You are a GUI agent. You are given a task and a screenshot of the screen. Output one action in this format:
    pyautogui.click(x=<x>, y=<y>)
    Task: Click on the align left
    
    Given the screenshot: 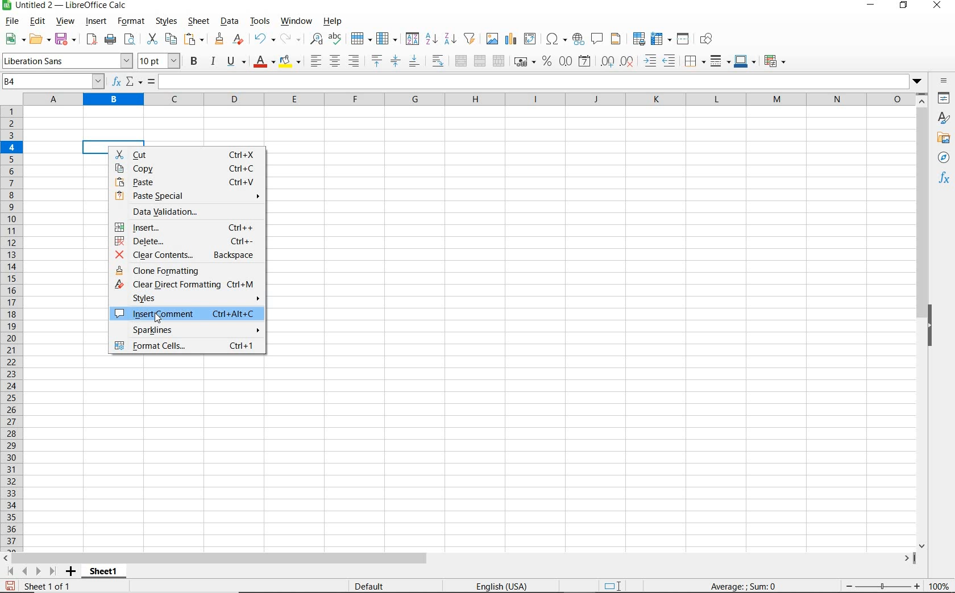 What is the action you would take?
    pyautogui.click(x=315, y=61)
    